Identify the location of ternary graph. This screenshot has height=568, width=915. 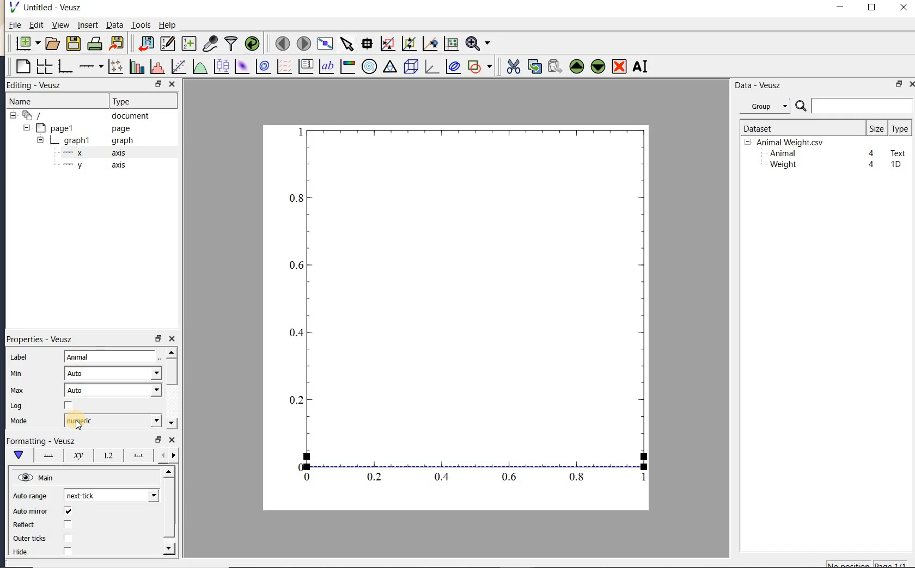
(389, 68).